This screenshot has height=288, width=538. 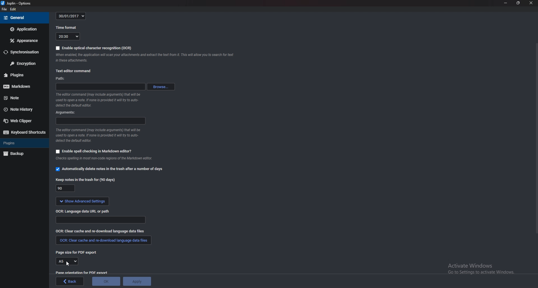 I want to click on Page orientation for pdf export, so click(x=82, y=272).